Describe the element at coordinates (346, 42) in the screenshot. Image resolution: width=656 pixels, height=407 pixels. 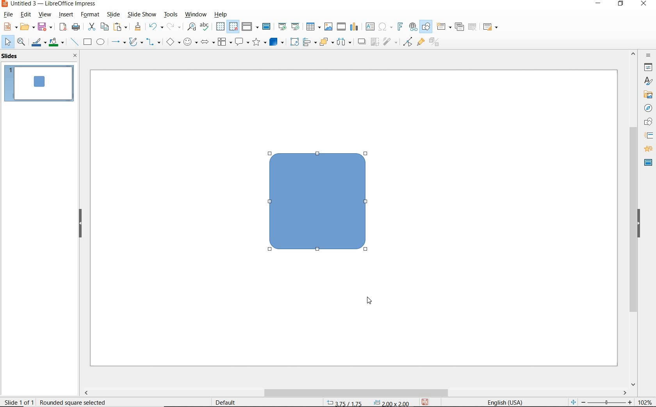
I see `three objects to distribute` at that location.